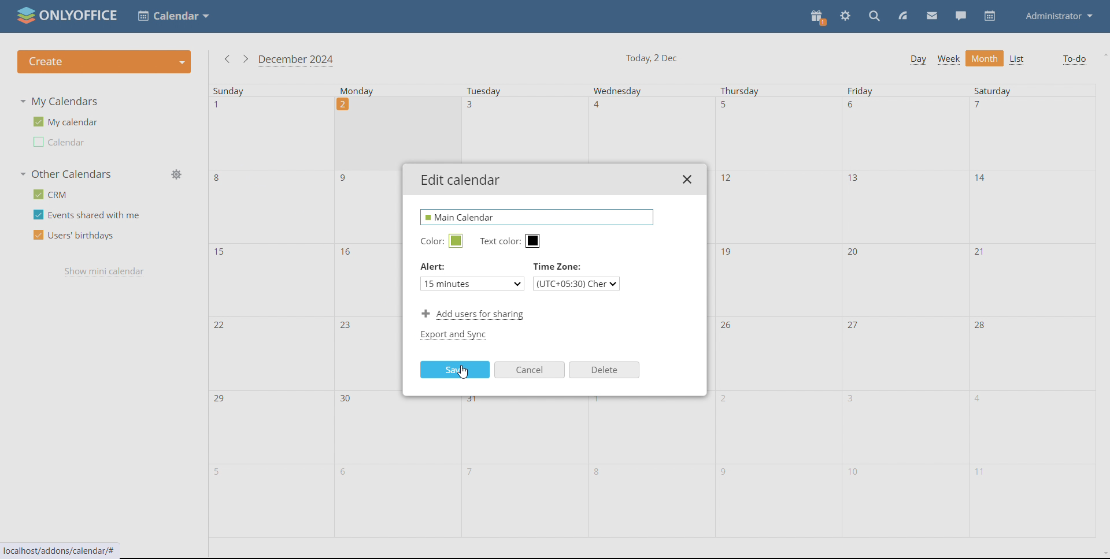 Image resolution: width=1110 pixels, height=559 pixels. I want to click on scroll up, so click(1105, 54).